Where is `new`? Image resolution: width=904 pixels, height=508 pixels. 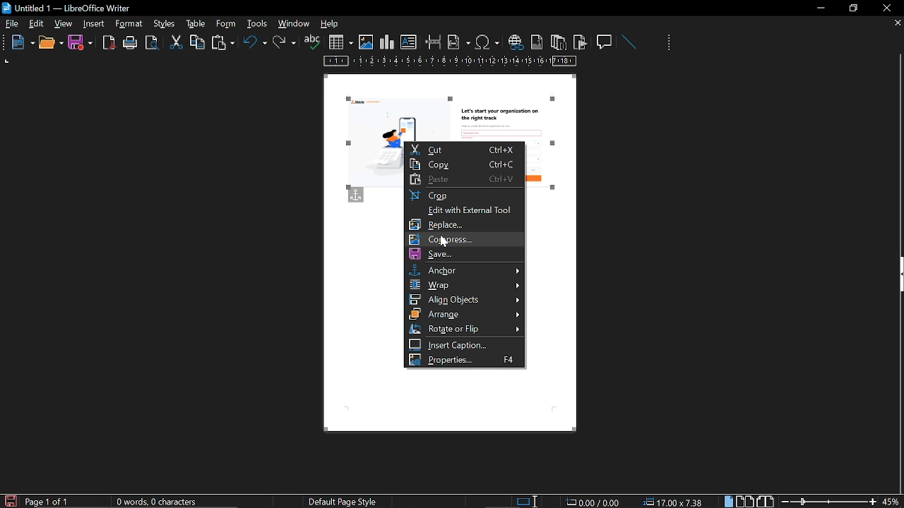
new is located at coordinates (19, 43).